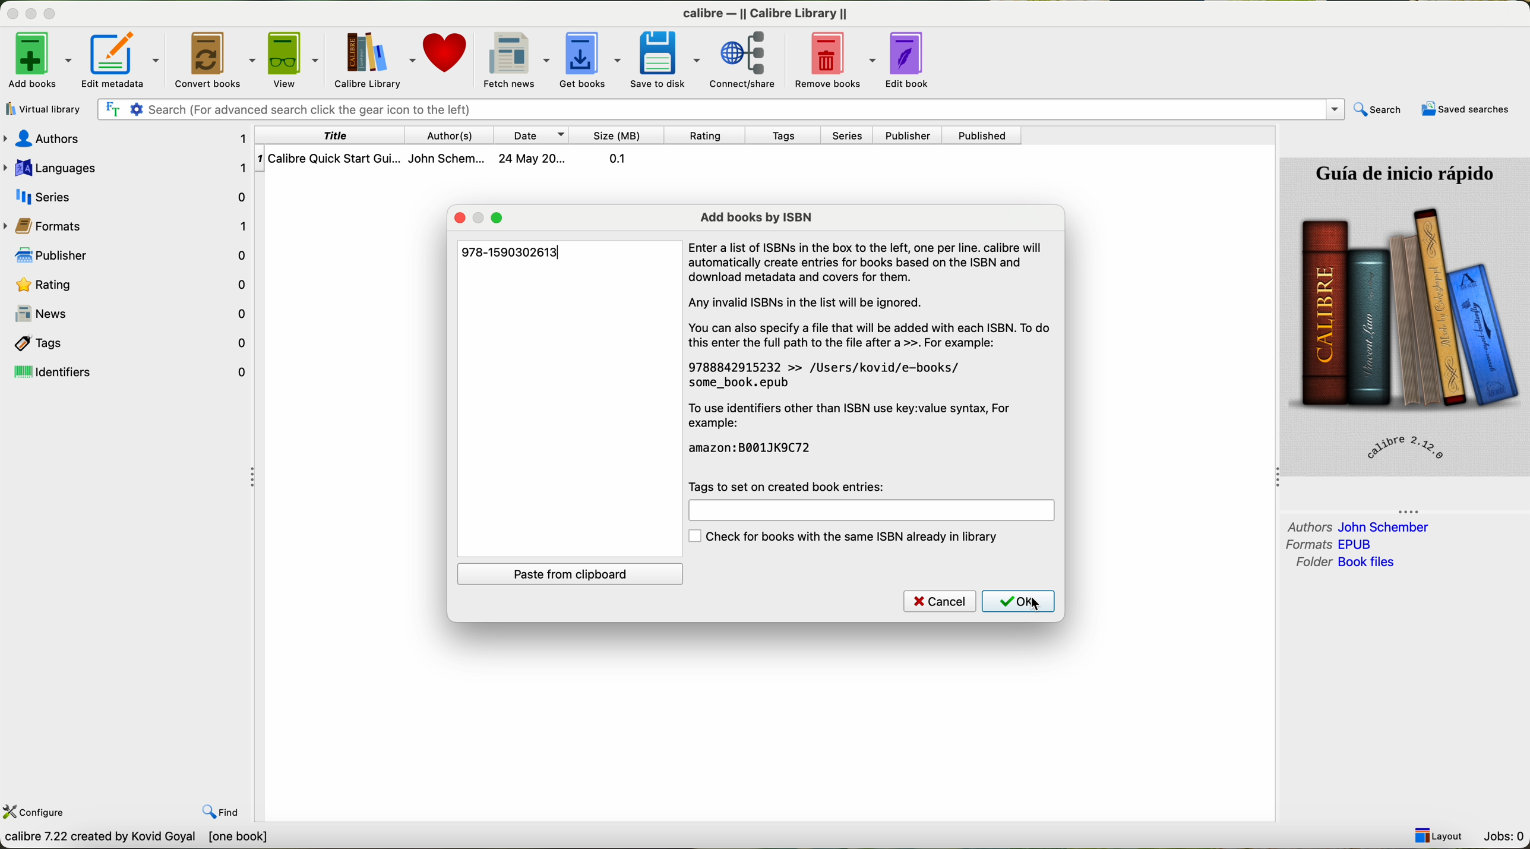 This screenshot has width=1530, height=849. Describe the element at coordinates (1464, 111) in the screenshot. I see `saved searches` at that location.